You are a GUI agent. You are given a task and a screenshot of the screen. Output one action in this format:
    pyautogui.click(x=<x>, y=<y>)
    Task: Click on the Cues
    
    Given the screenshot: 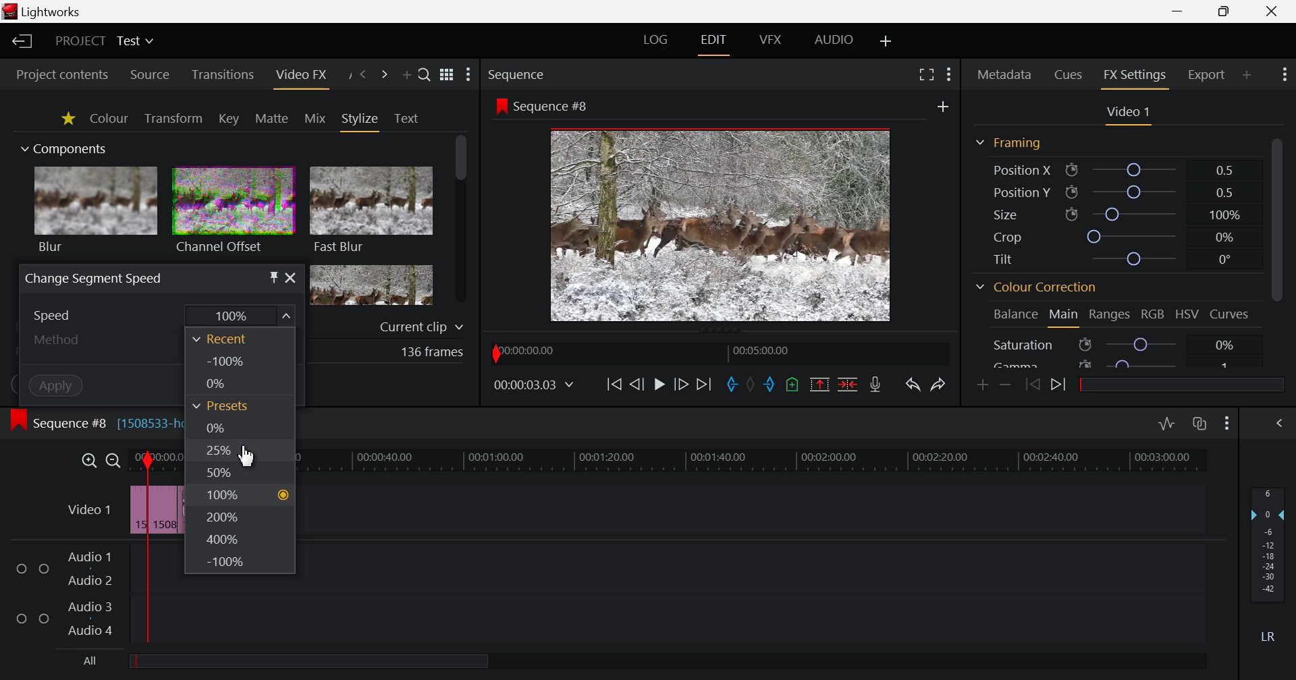 What is the action you would take?
    pyautogui.click(x=1069, y=76)
    